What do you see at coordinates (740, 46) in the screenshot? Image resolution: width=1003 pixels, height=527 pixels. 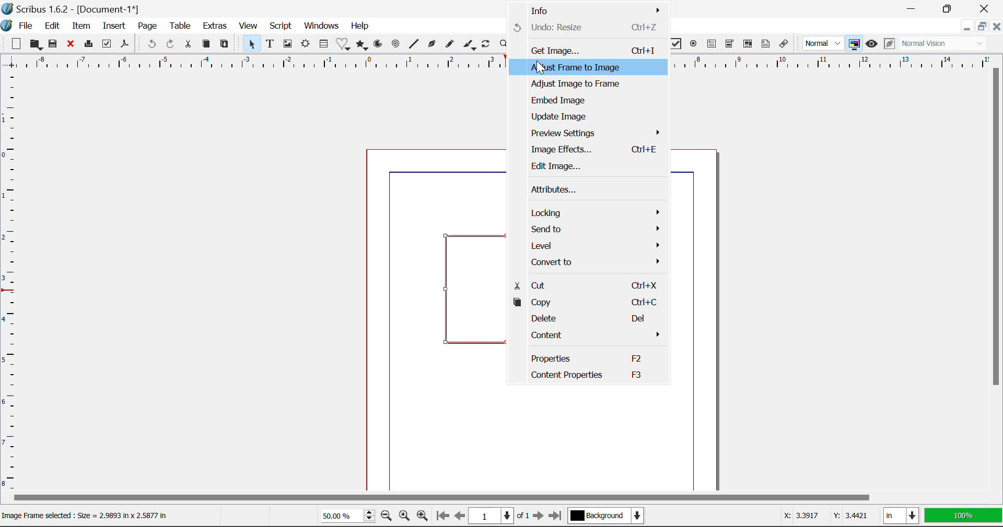 I see `Pdf Listbox` at bounding box center [740, 46].